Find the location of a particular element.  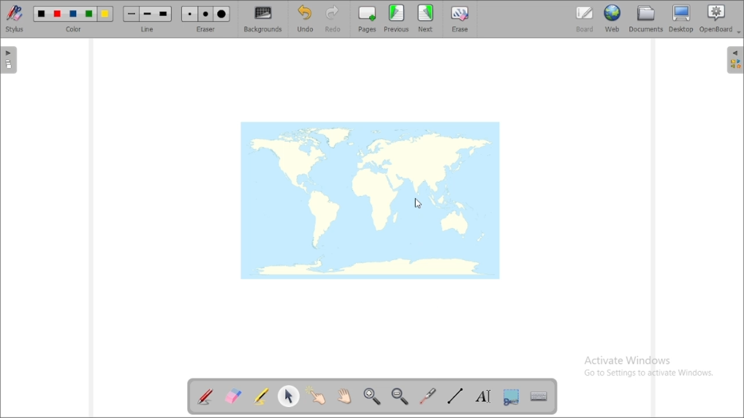

select and modify objects is located at coordinates (289, 396).